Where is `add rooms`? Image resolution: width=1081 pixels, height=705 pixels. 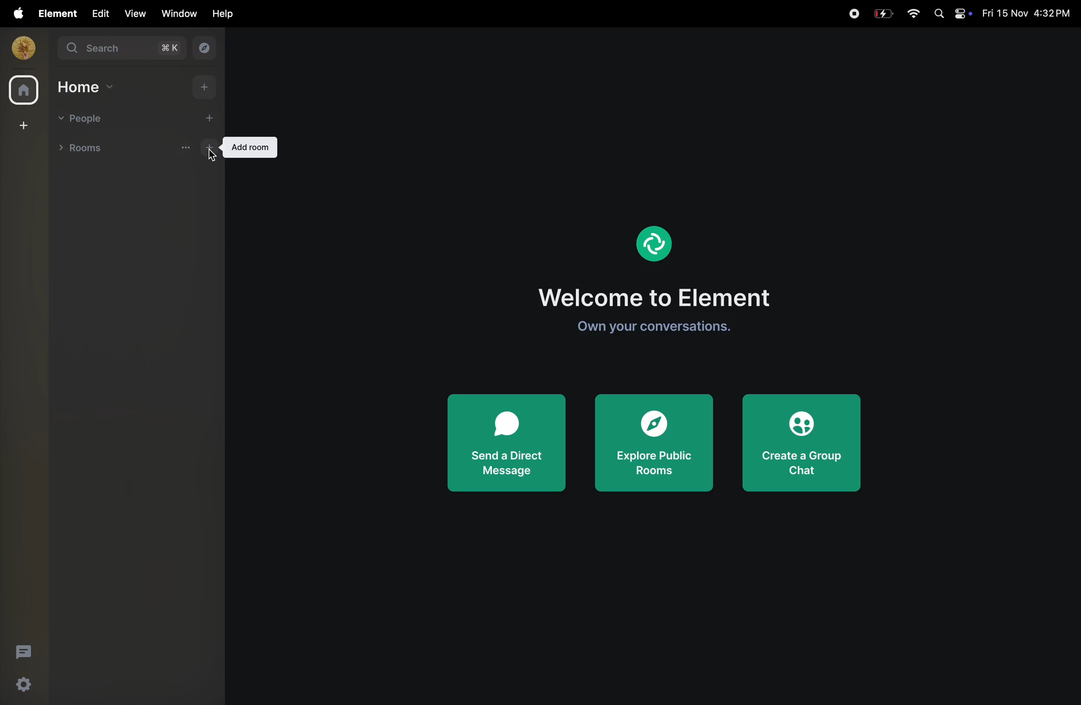 add rooms is located at coordinates (198, 151).